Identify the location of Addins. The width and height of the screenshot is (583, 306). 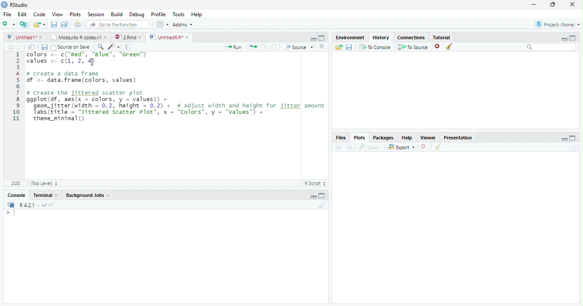
(183, 25).